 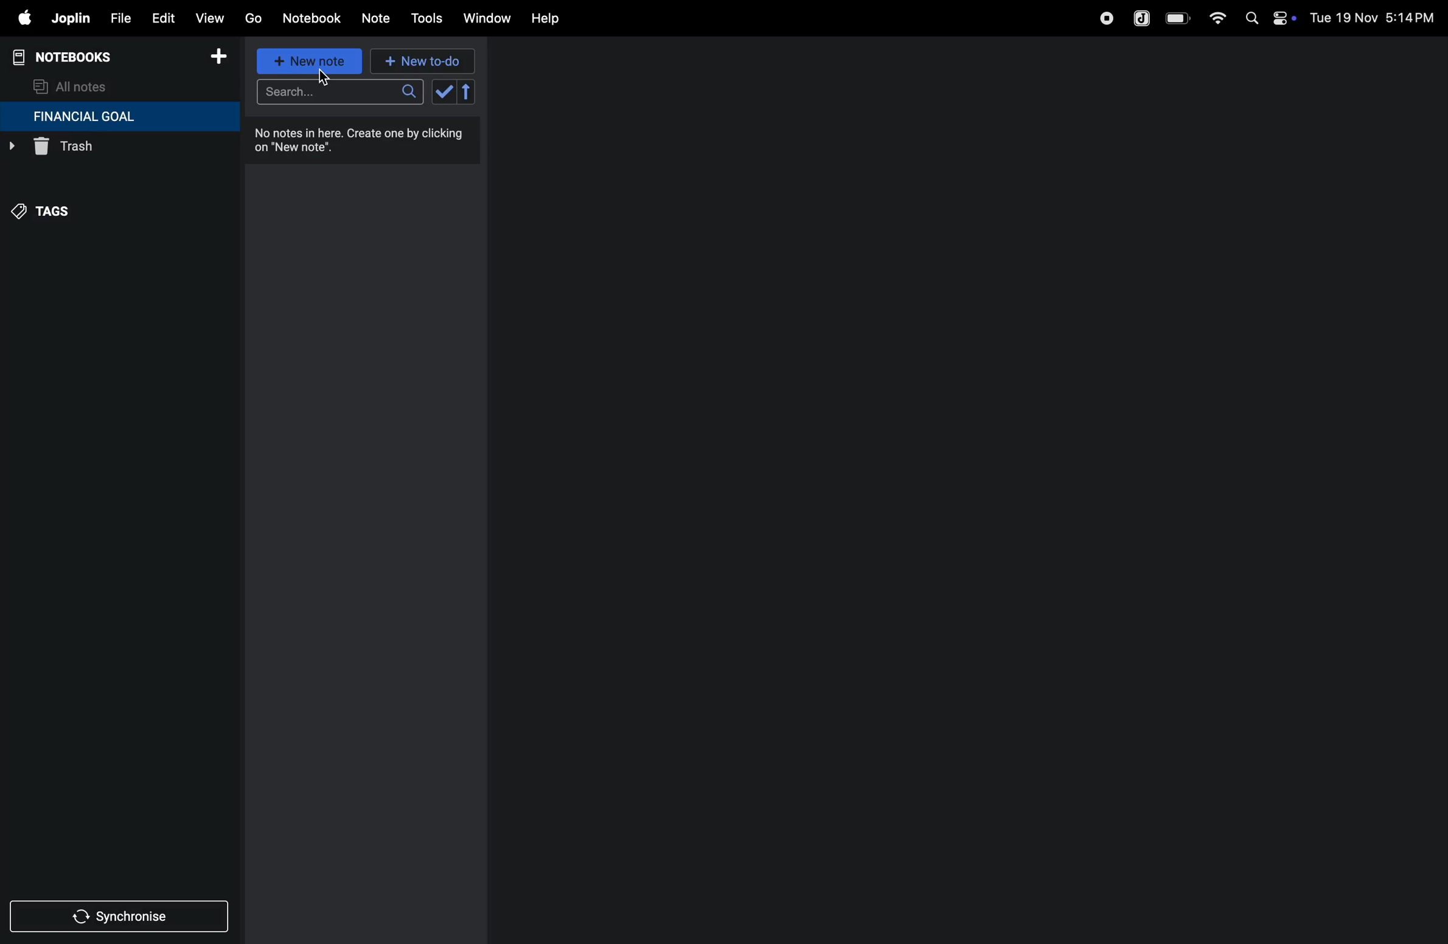 What do you see at coordinates (311, 61) in the screenshot?
I see `new note` at bounding box center [311, 61].